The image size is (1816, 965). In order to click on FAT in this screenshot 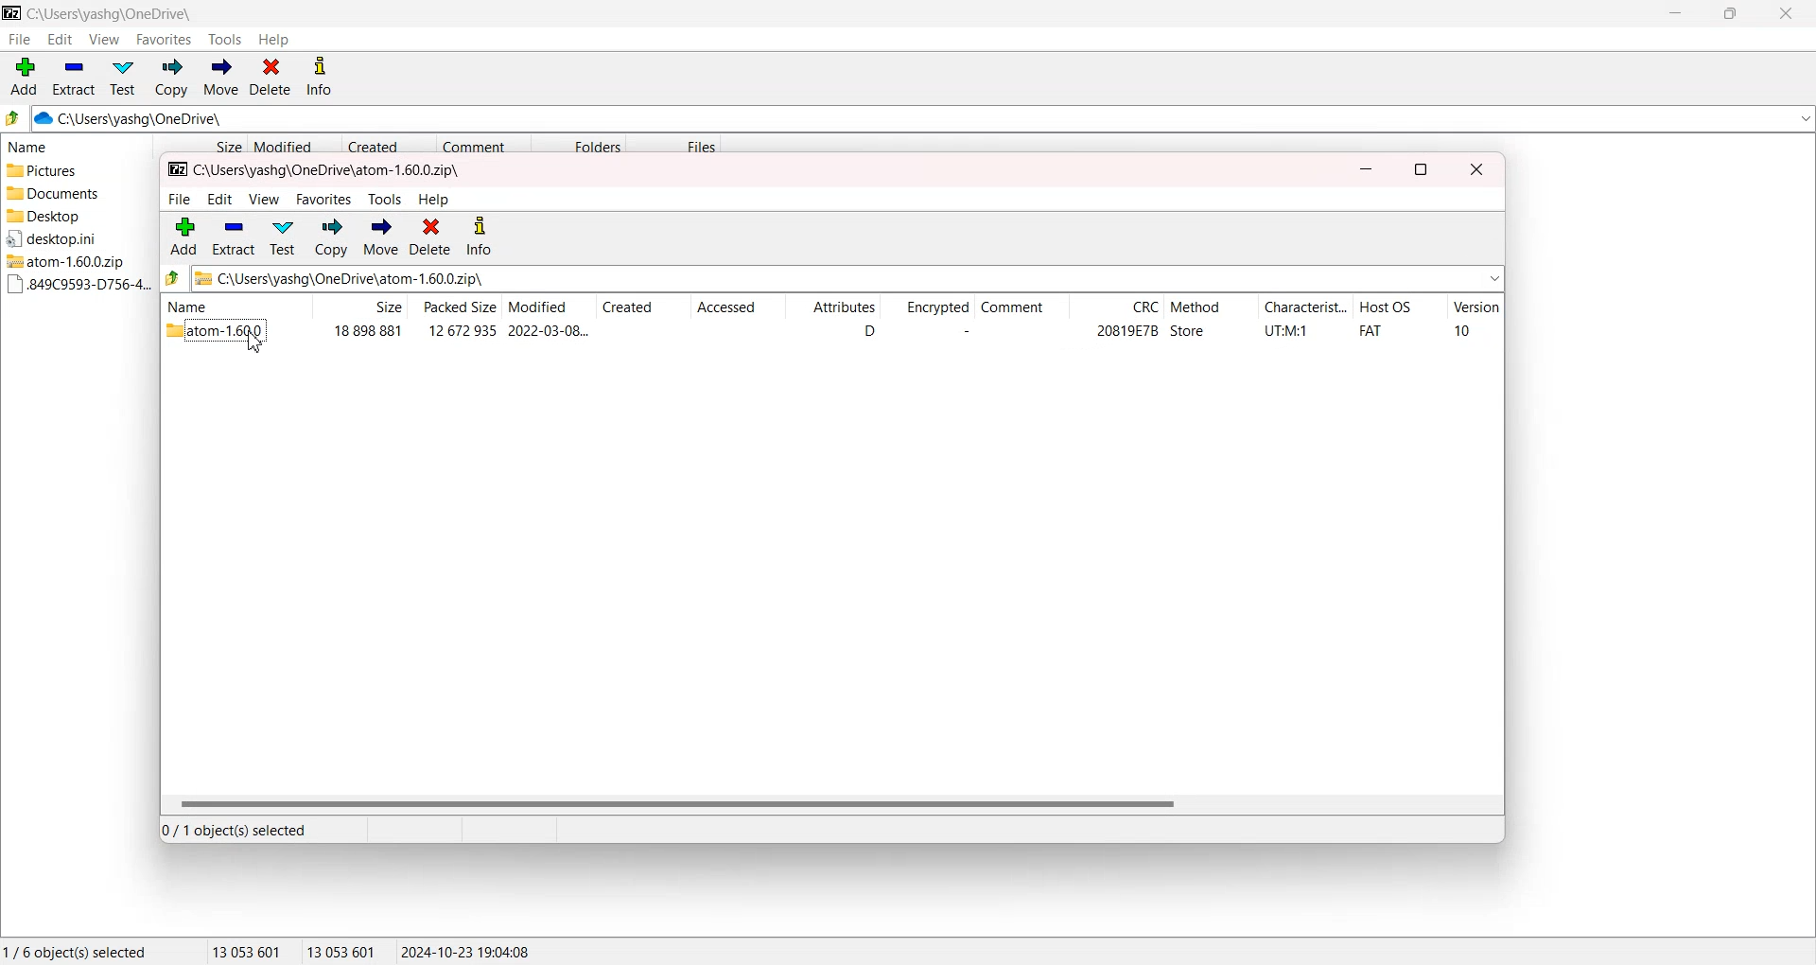, I will do `click(1371, 331)`.